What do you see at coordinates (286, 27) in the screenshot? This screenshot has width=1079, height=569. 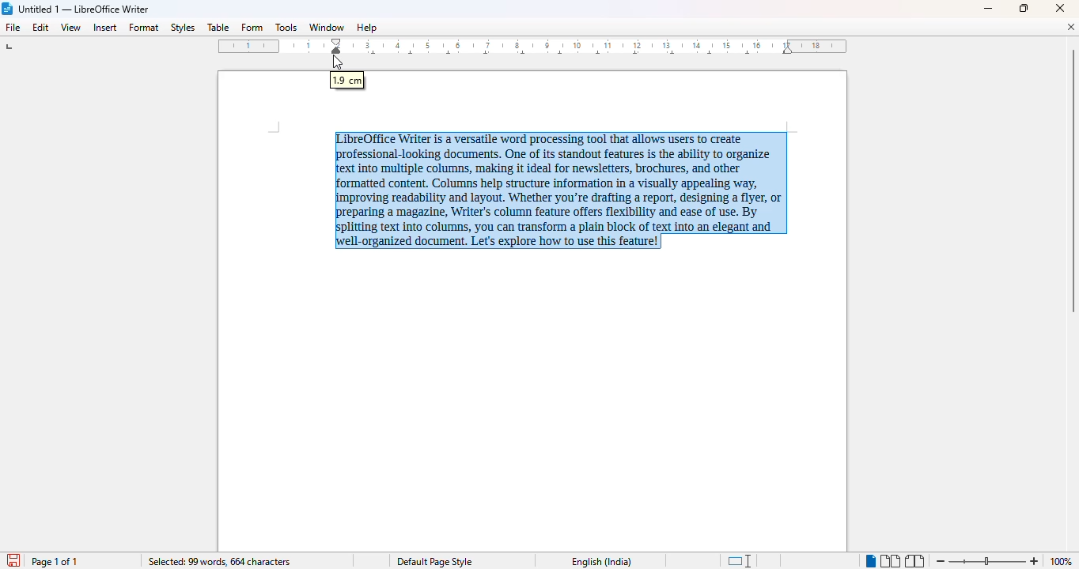 I see `tools` at bounding box center [286, 27].